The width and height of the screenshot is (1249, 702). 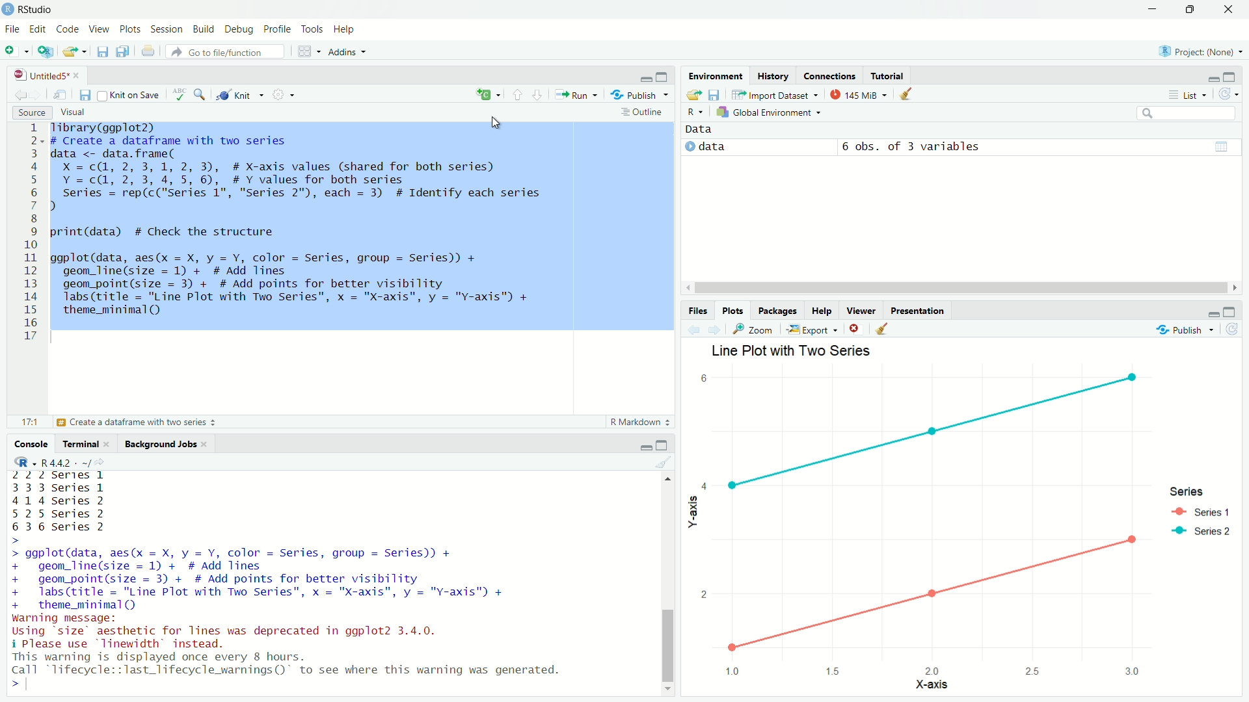 What do you see at coordinates (1231, 331) in the screenshot?
I see `Refresh` at bounding box center [1231, 331].